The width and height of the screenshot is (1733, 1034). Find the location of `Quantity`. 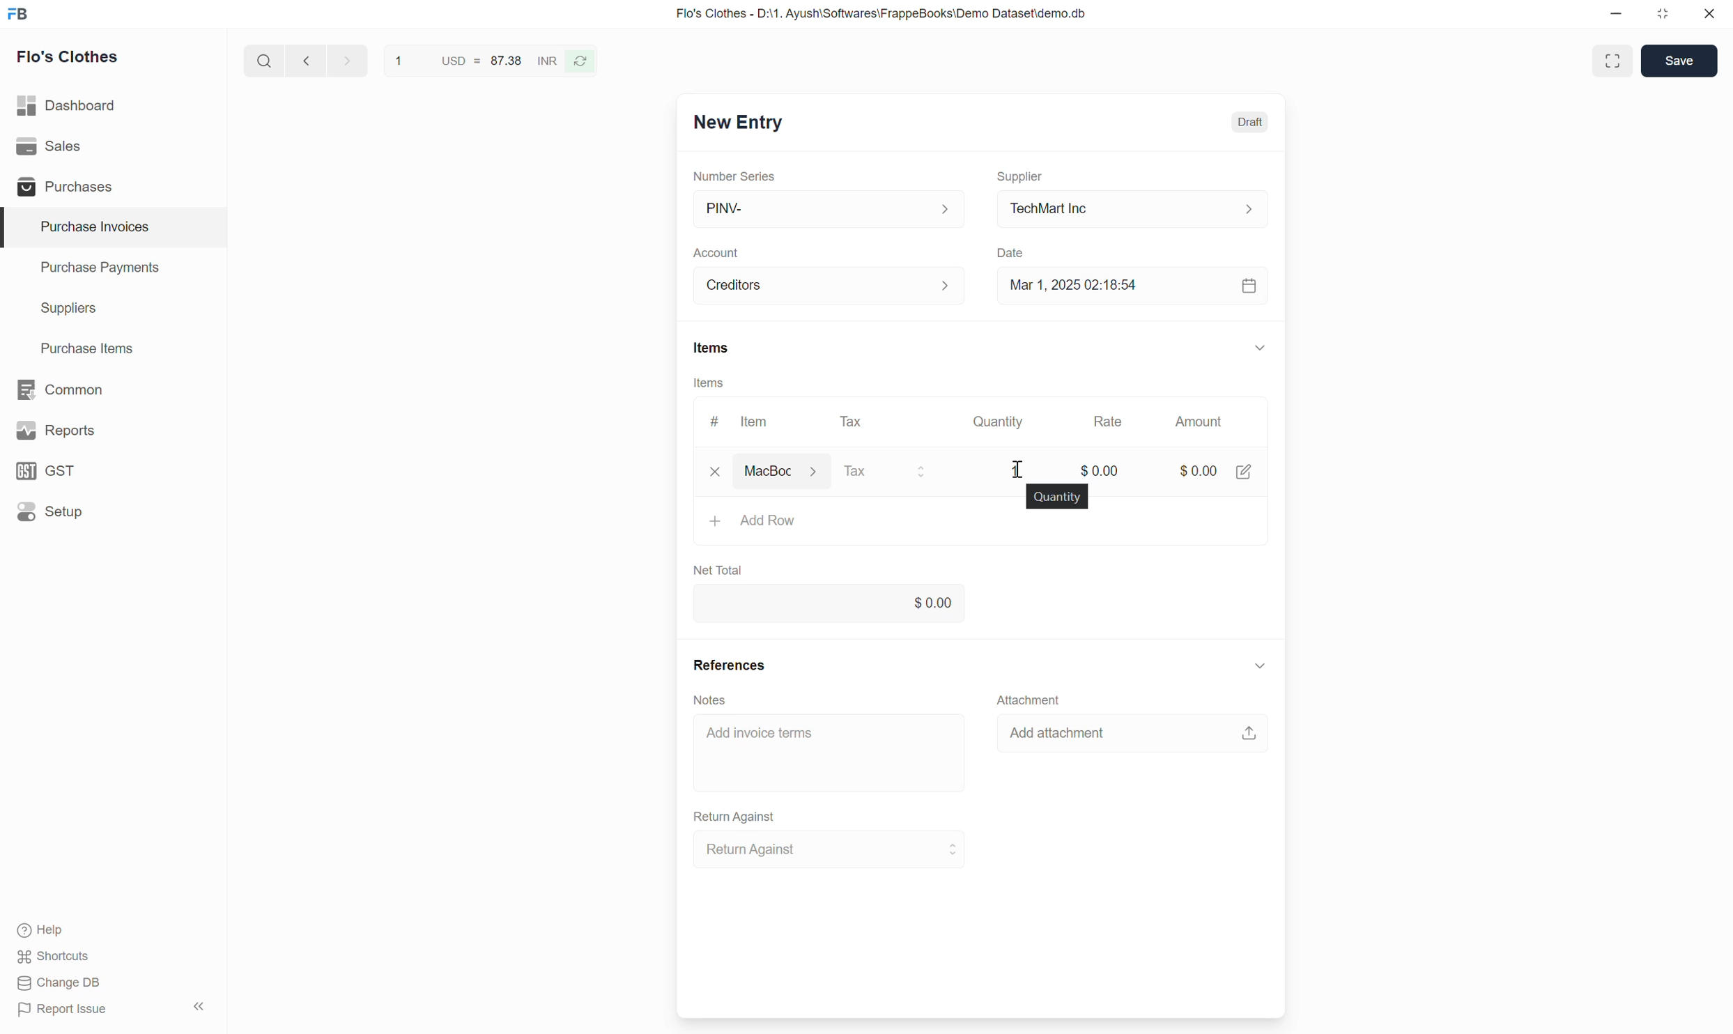

Quantity is located at coordinates (996, 422).